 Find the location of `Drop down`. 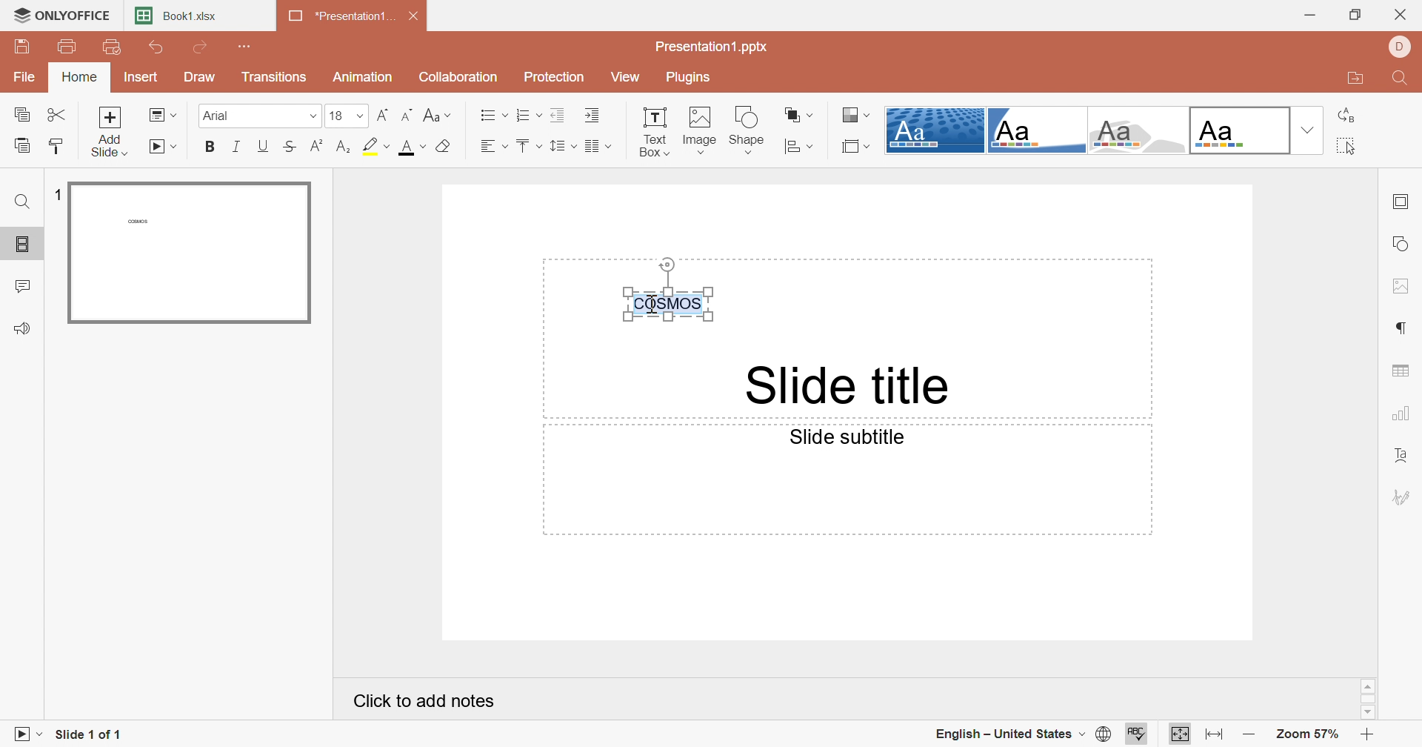

Drop down is located at coordinates (1310, 130).